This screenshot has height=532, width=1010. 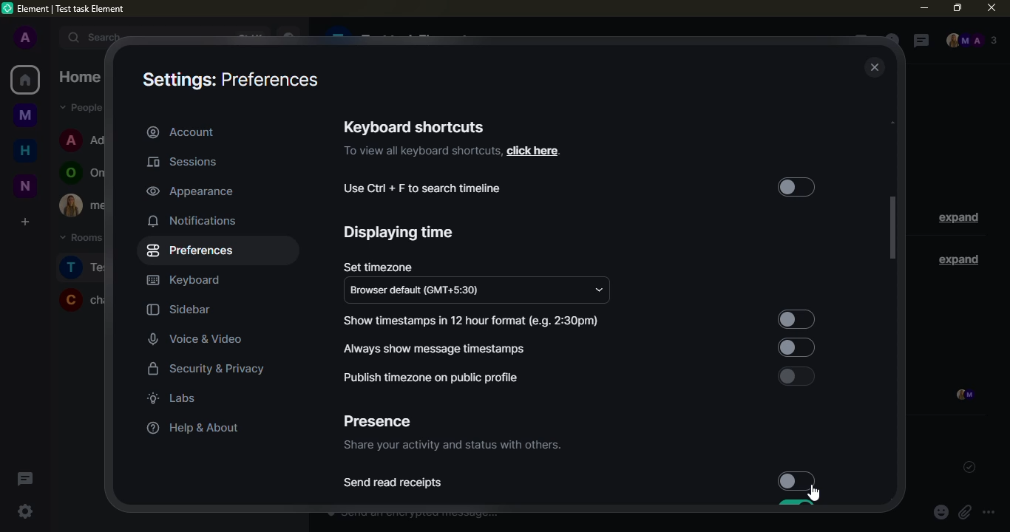 I want to click on minimize, so click(x=923, y=8).